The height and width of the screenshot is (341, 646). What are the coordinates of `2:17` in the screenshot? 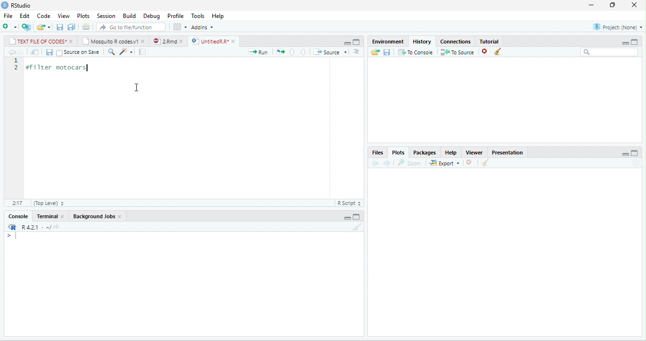 It's located at (17, 203).